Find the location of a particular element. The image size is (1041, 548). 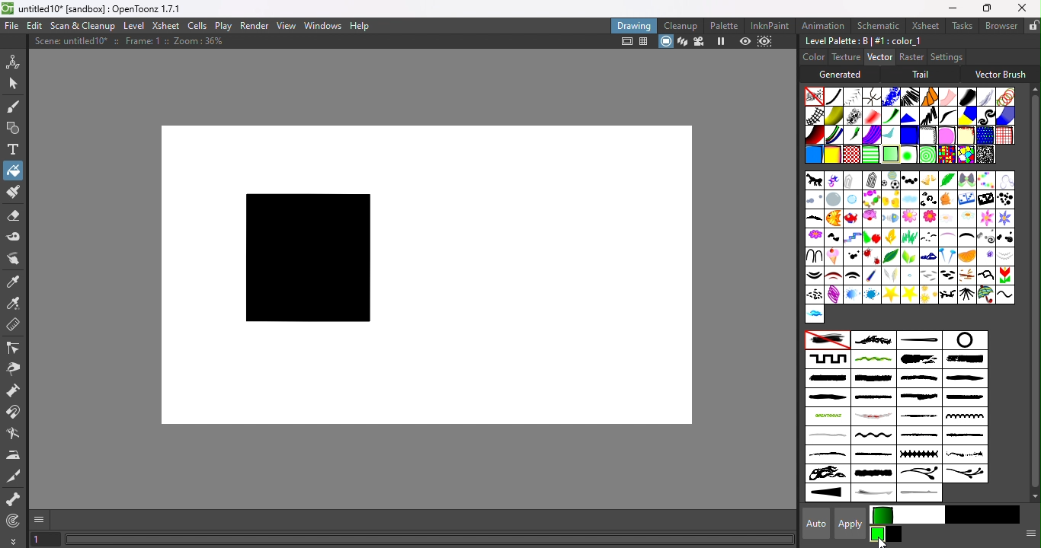

Brush tool is located at coordinates (17, 106).